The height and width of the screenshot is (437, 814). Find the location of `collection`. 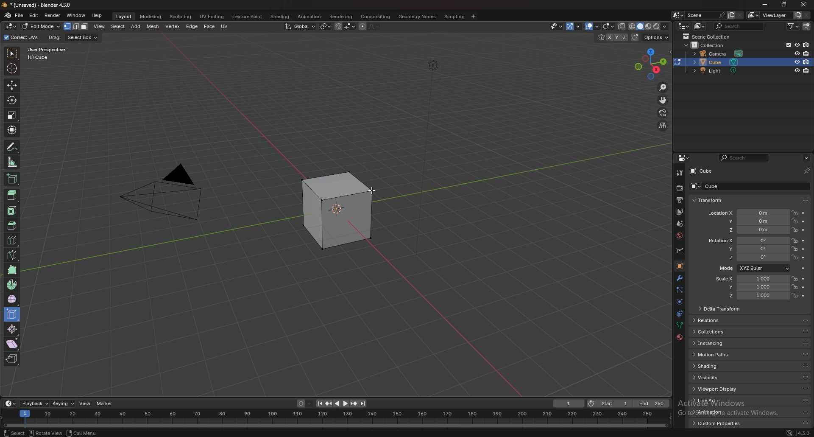

collection is located at coordinates (709, 45).